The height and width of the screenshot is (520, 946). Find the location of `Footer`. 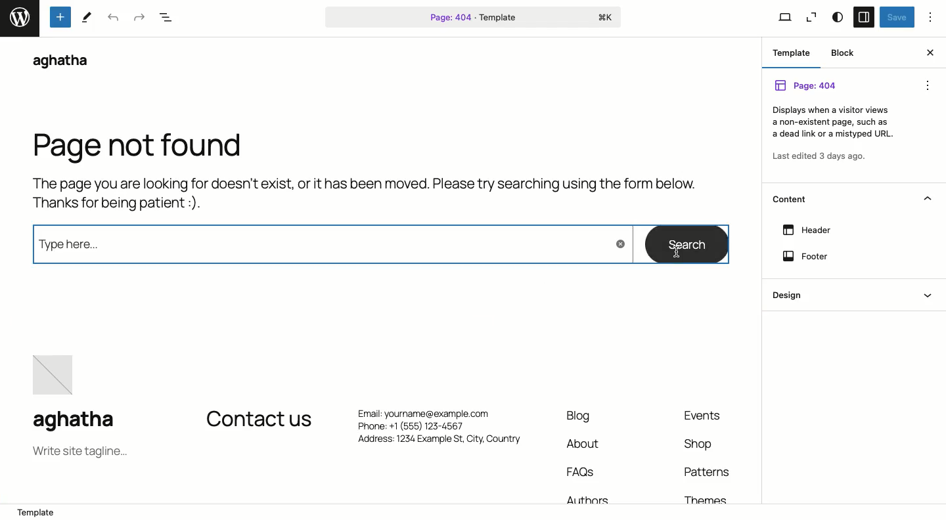

Footer is located at coordinates (804, 255).